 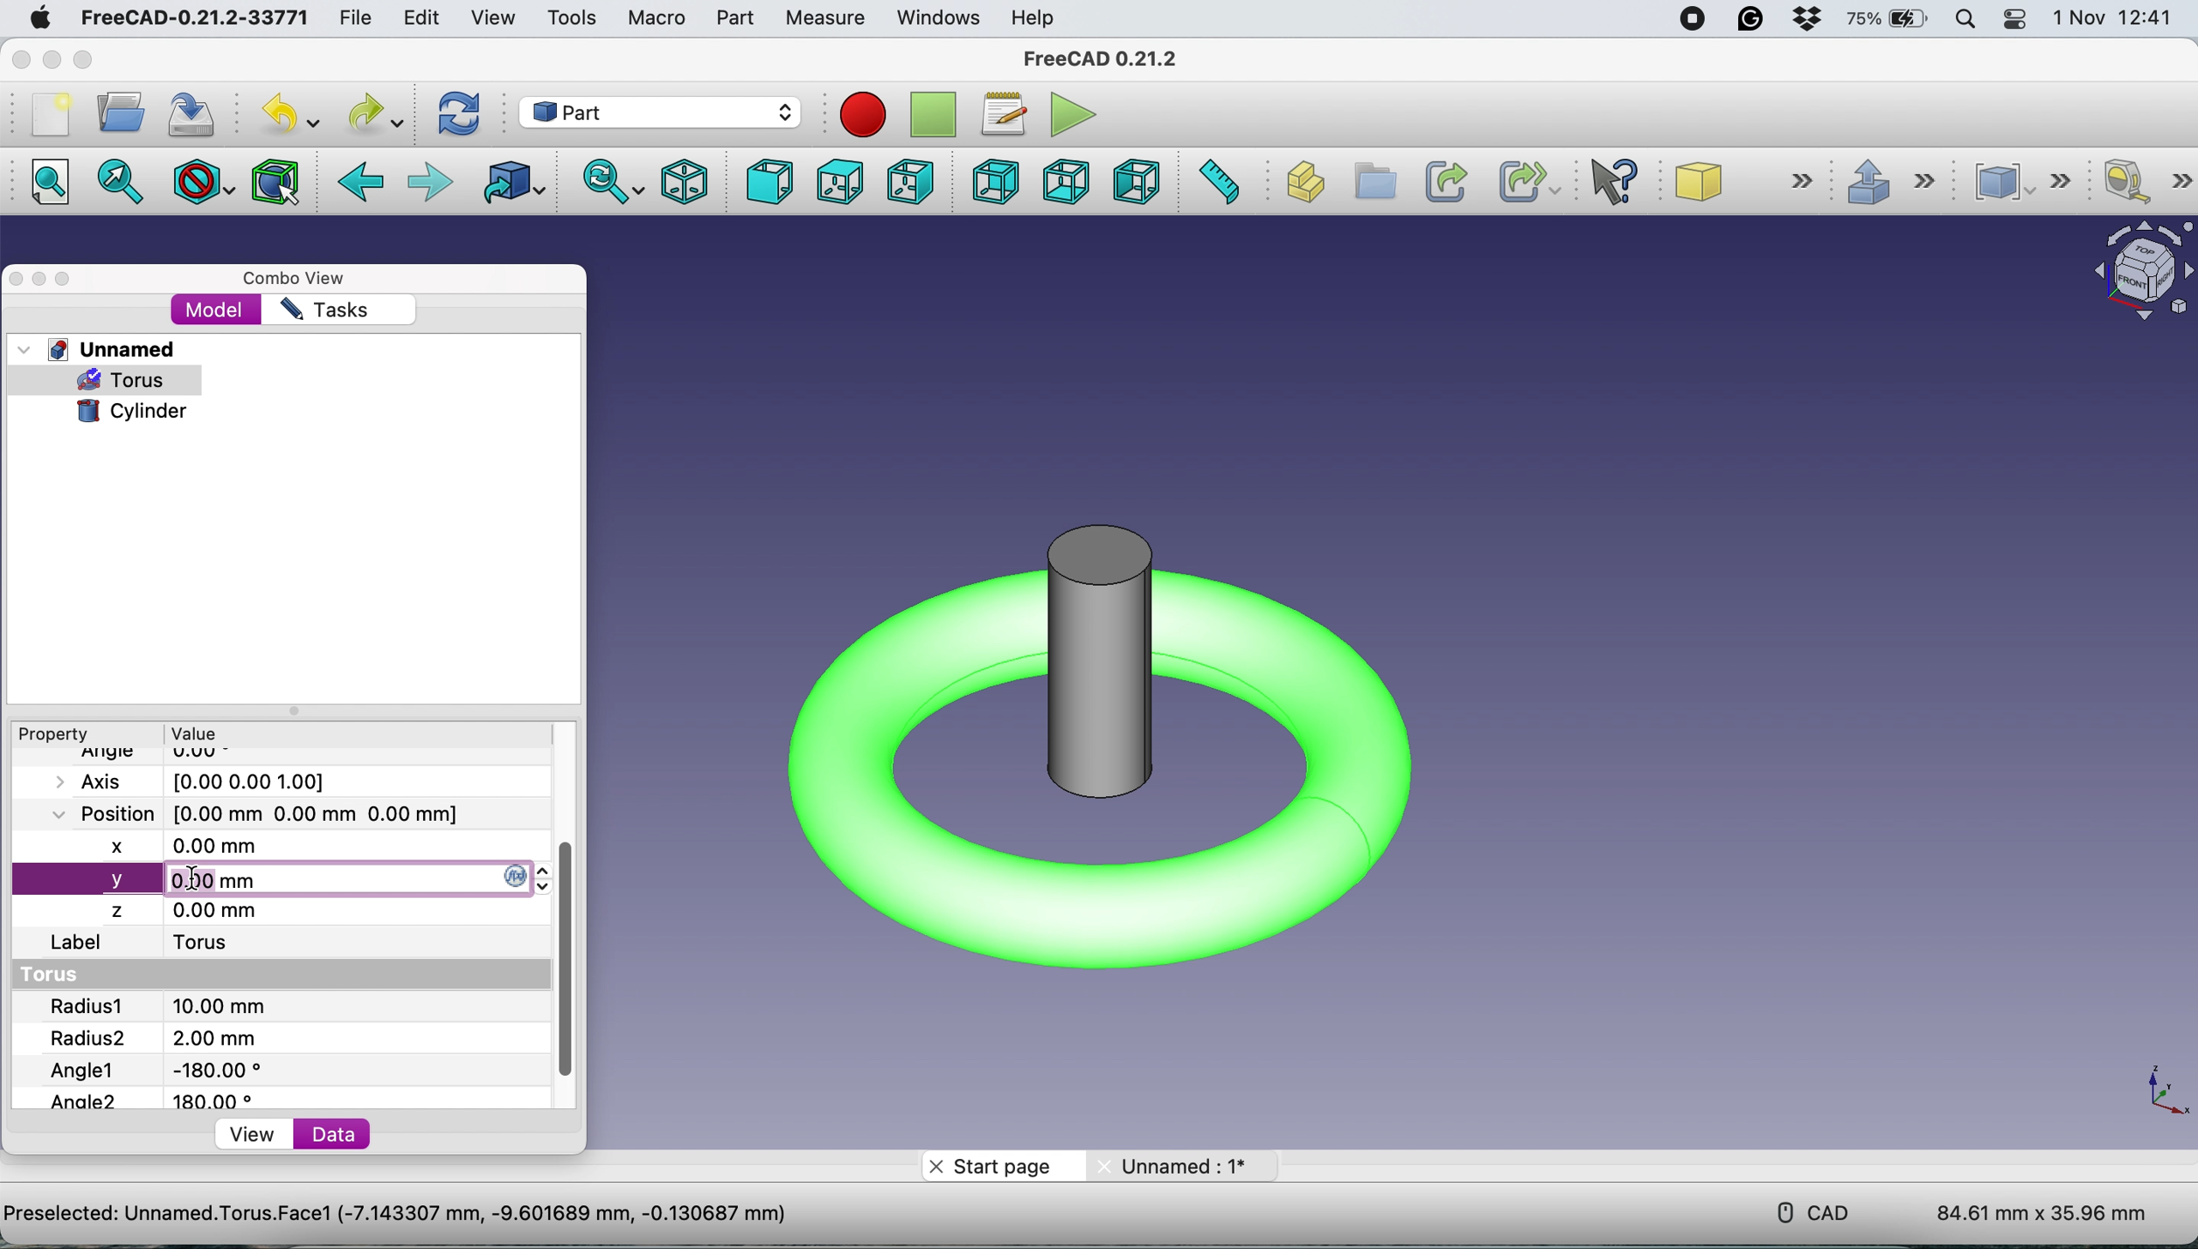 I want to click on go to selected object, so click(x=121, y=185).